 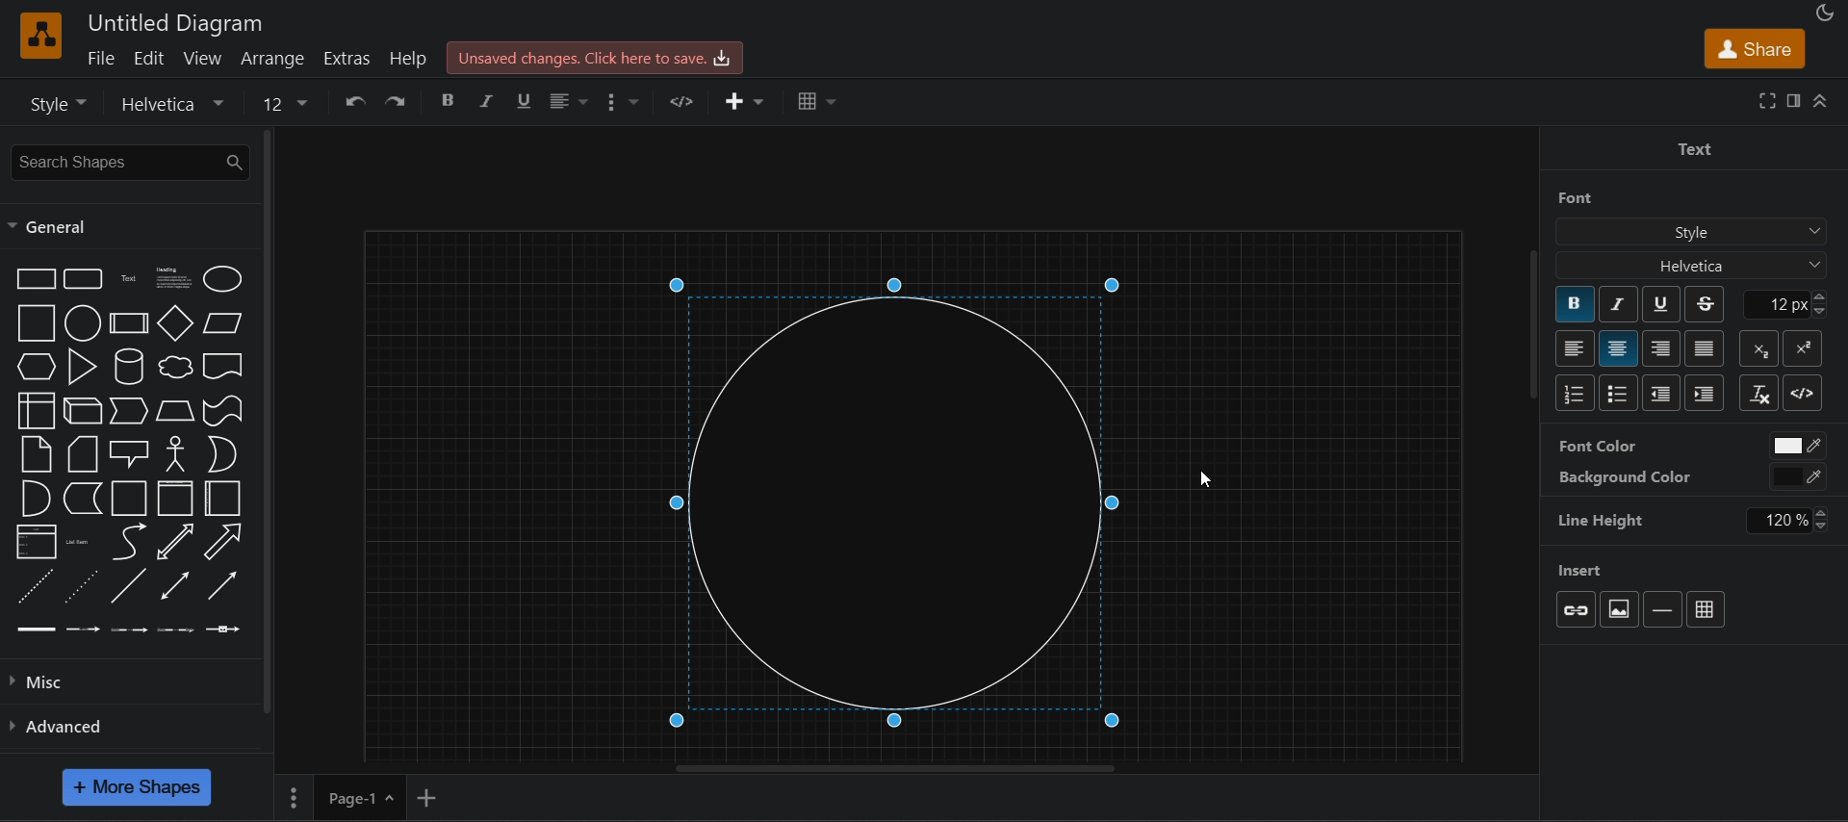 What do you see at coordinates (1577, 609) in the screenshot?
I see `link` at bounding box center [1577, 609].